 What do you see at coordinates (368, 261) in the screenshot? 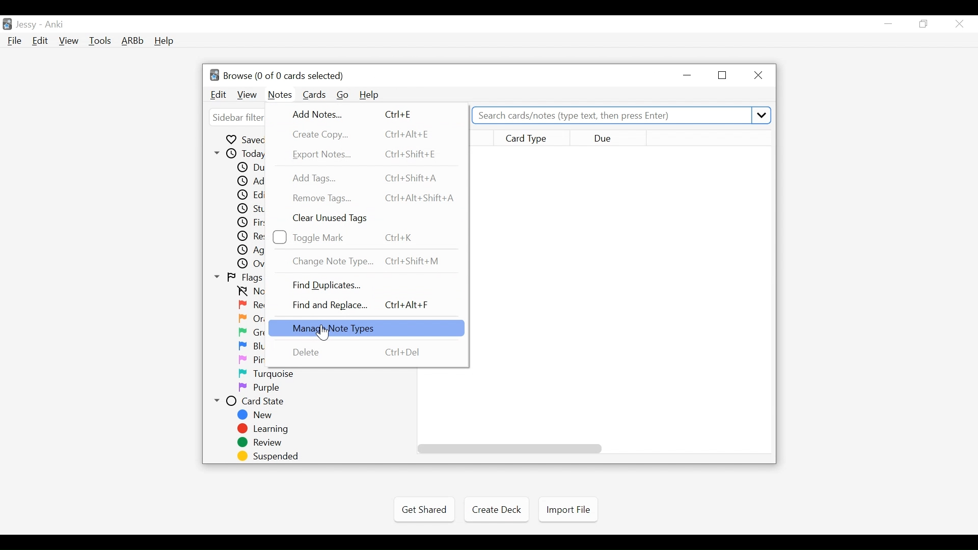
I see `Change Note Type` at bounding box center [368, 261].